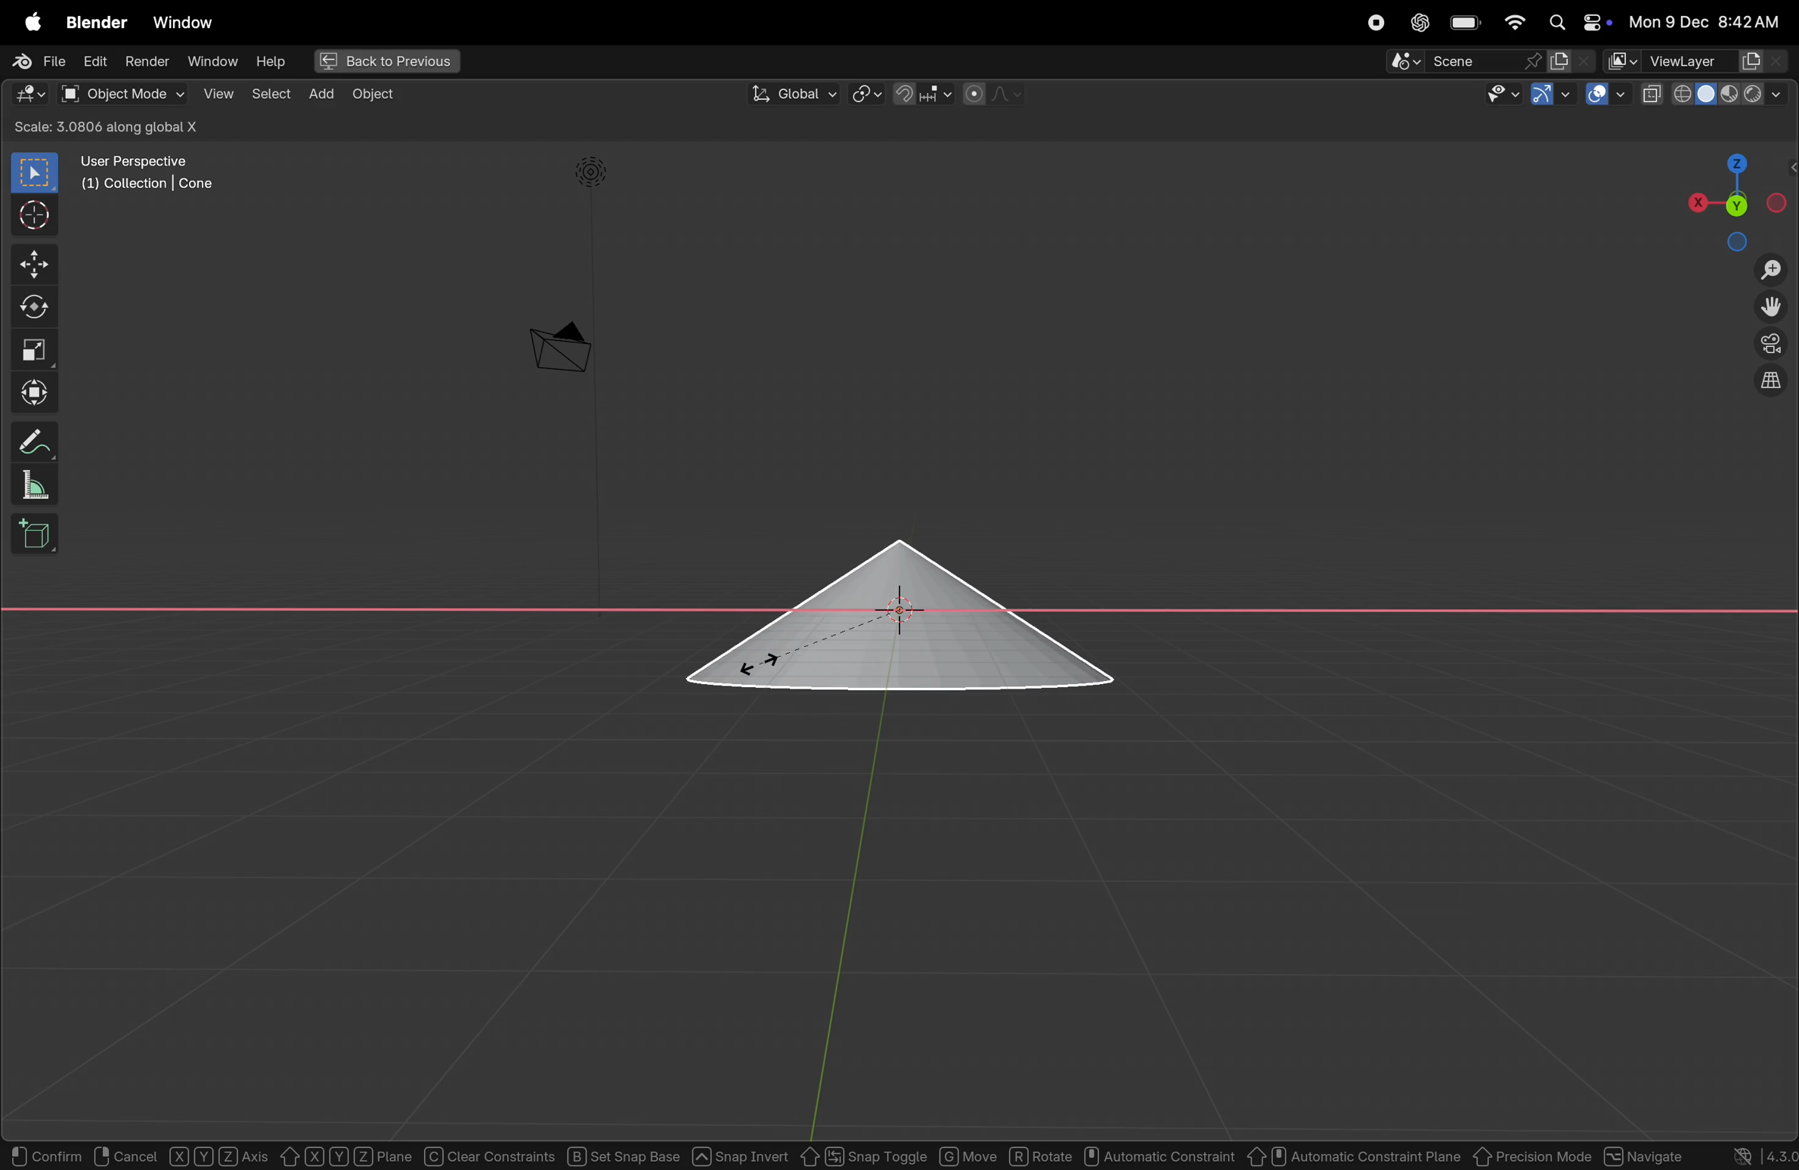  Describe the element at coordinates (866, 94) in the screenshot. I see `transform pviot` at that location.